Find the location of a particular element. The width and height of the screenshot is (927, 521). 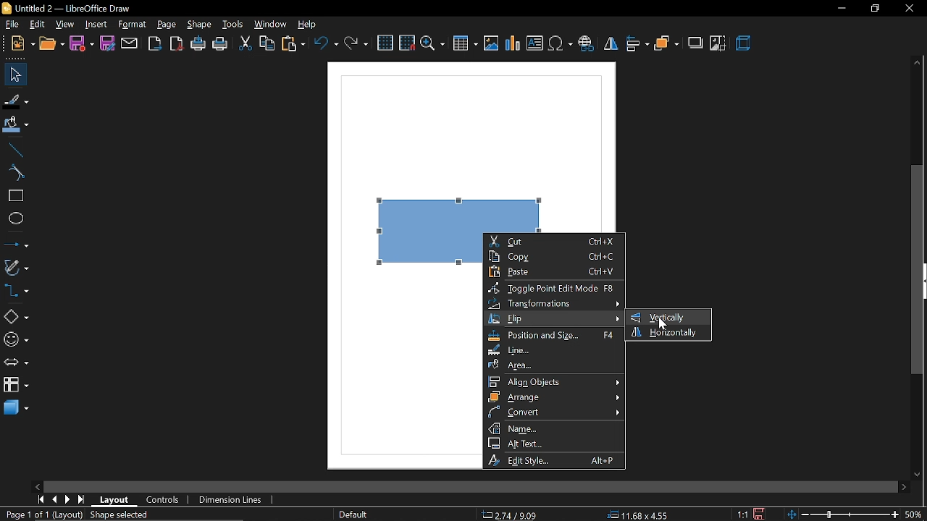

edit style is located at coordinates (556, 459).